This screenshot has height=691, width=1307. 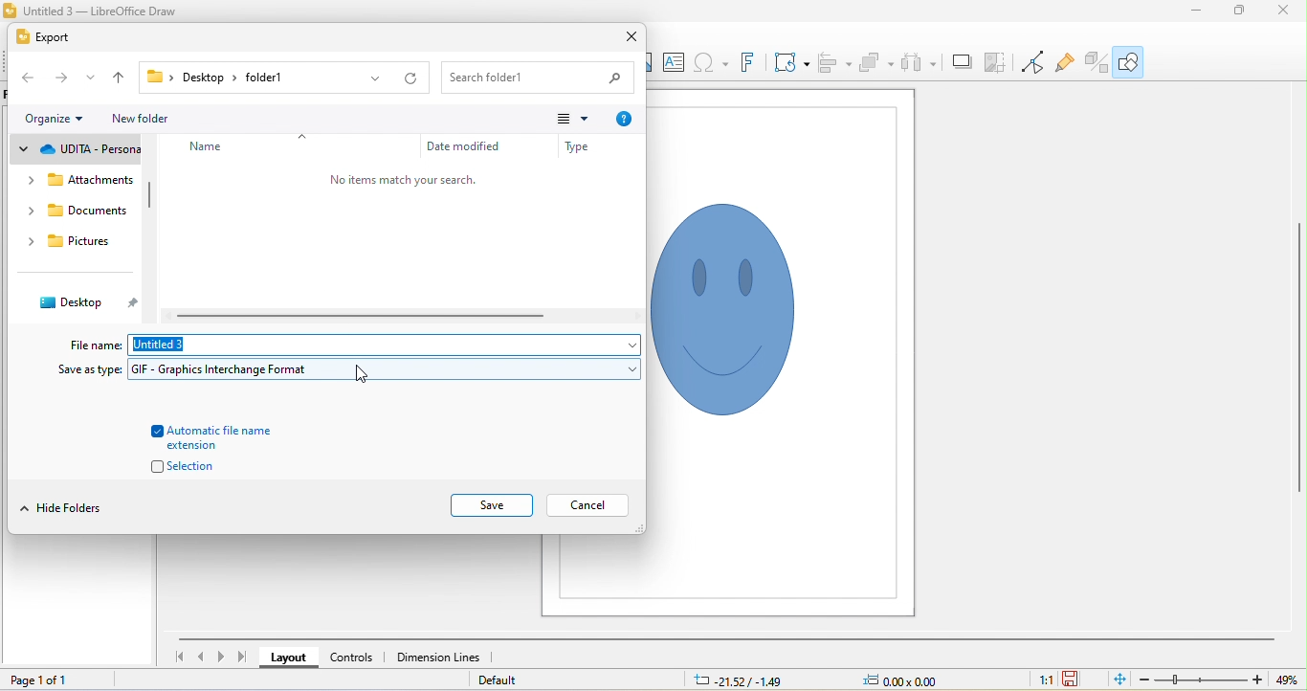 What do you see at coordinates (145, 120) in the screenshot?
I see `new folder` at bounding box center [145, 120].